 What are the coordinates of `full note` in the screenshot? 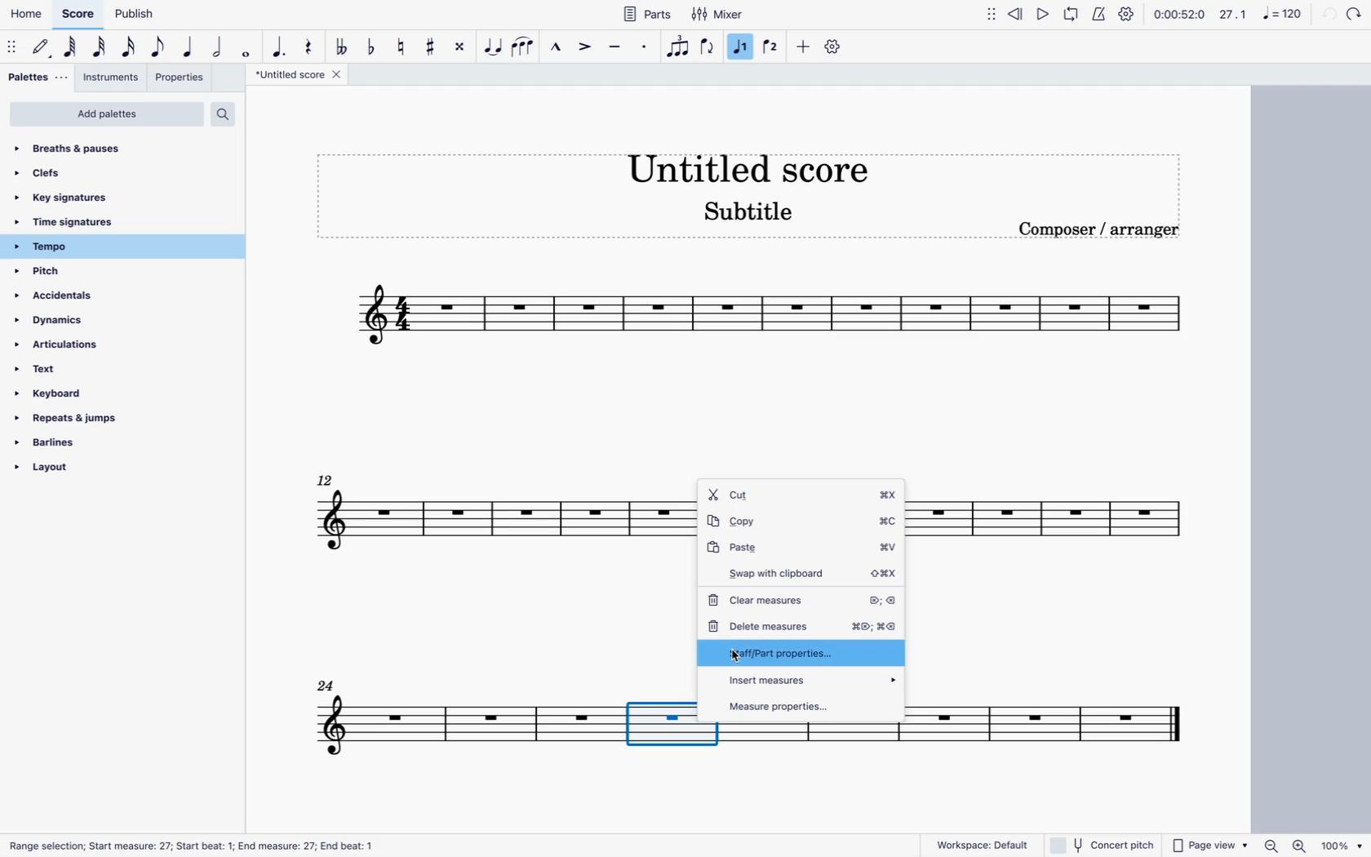 It's located at (246, 47).